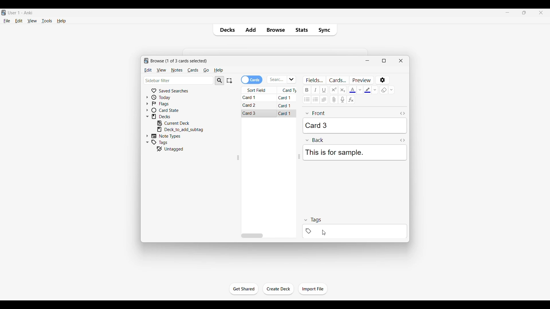 The width and height of the screenshot is (550, 309). Describe the element at coordinates (250, 113) in the screenshot. I see `Card 3` at that location.